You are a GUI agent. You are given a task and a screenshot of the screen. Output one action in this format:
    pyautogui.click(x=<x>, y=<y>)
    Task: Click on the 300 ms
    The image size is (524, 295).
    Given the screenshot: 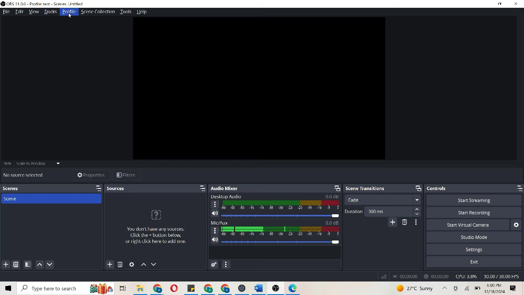 What is the action you would take?
    pyautogui.click(x=395, y=211)
    